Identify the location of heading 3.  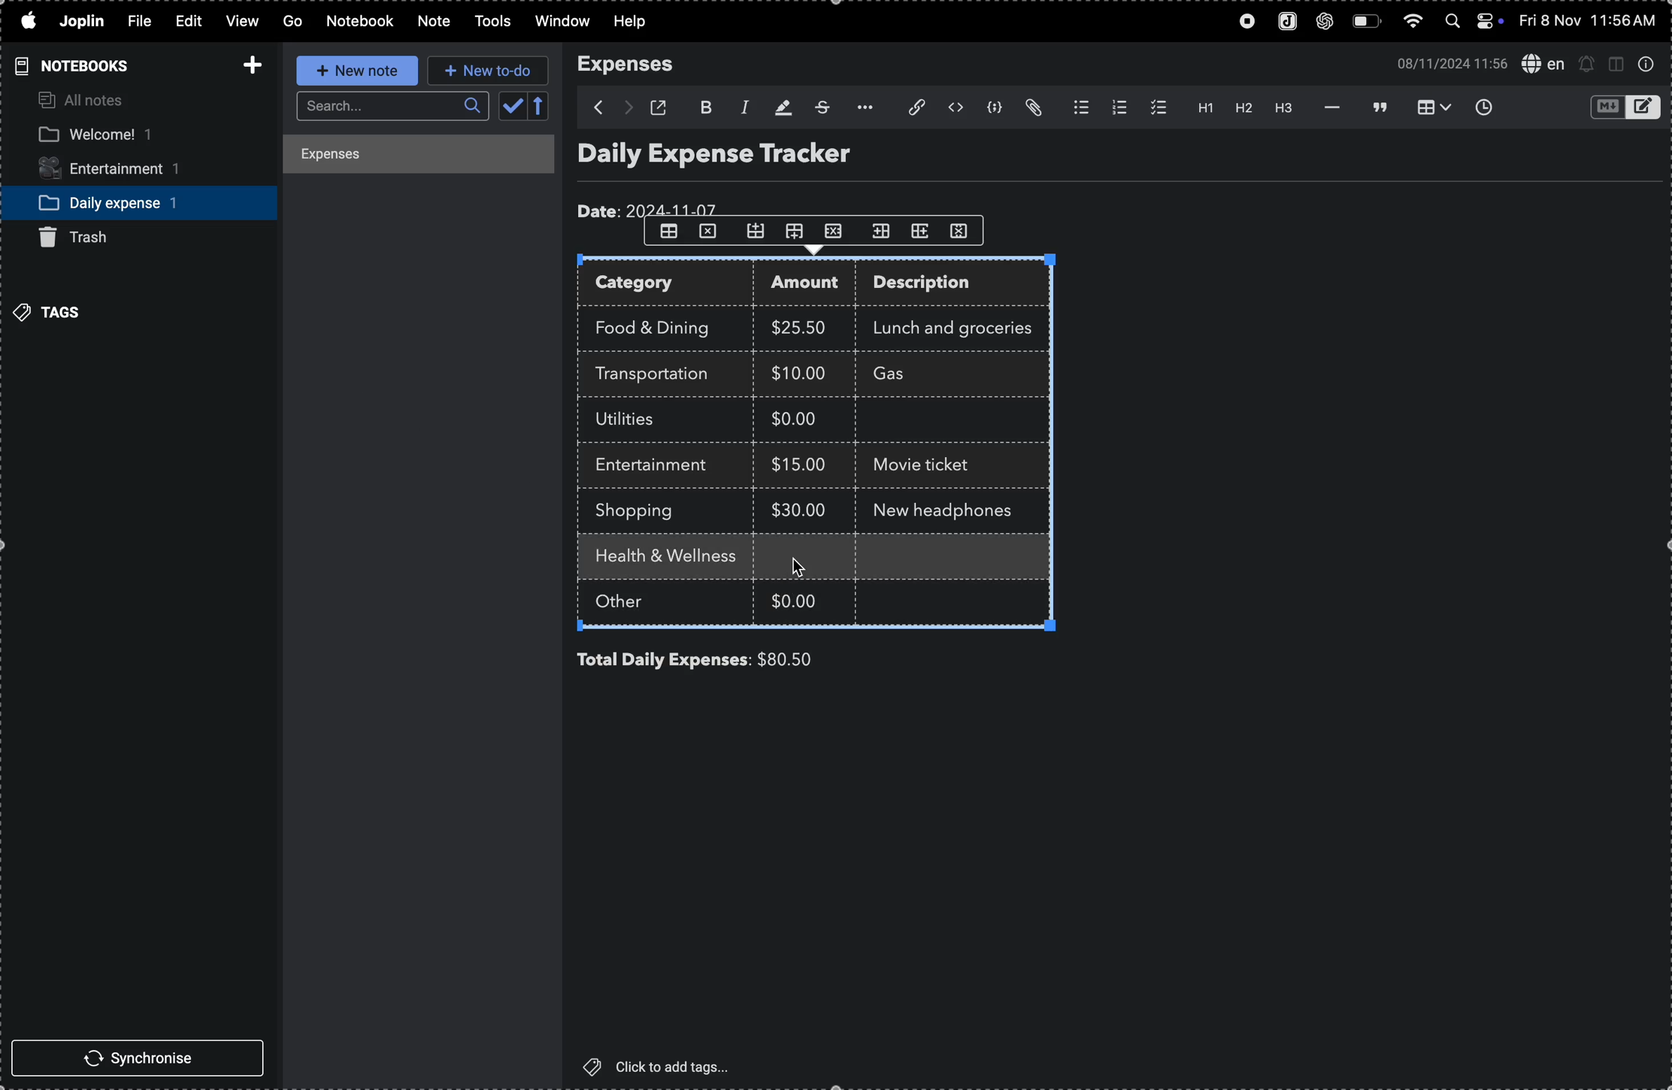
(1285, 110).